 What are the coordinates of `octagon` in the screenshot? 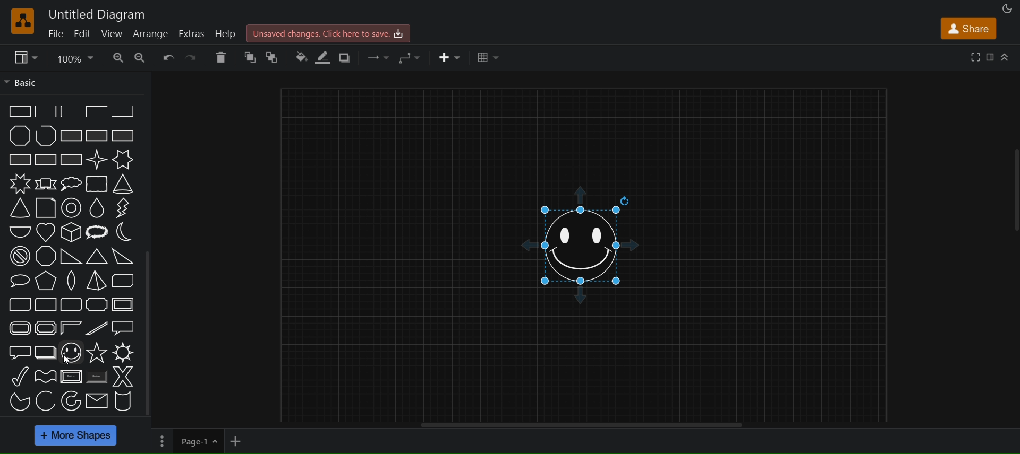 It's located at (45, 257).